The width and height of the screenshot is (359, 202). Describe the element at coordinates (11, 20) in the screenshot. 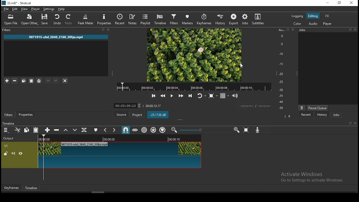

I see `open file` at that location.